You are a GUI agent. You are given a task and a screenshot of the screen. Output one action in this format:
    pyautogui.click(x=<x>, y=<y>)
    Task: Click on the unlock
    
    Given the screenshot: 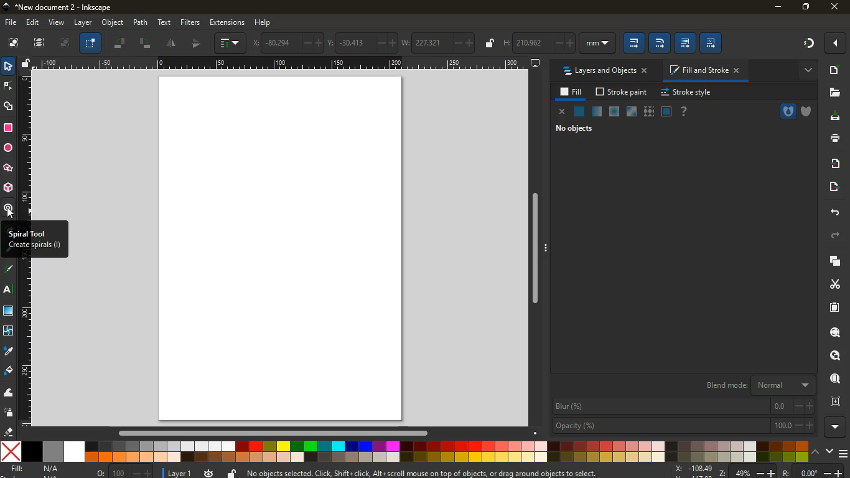 What is the action you would take?
    pyautogui.click(x=489, y=43)
    